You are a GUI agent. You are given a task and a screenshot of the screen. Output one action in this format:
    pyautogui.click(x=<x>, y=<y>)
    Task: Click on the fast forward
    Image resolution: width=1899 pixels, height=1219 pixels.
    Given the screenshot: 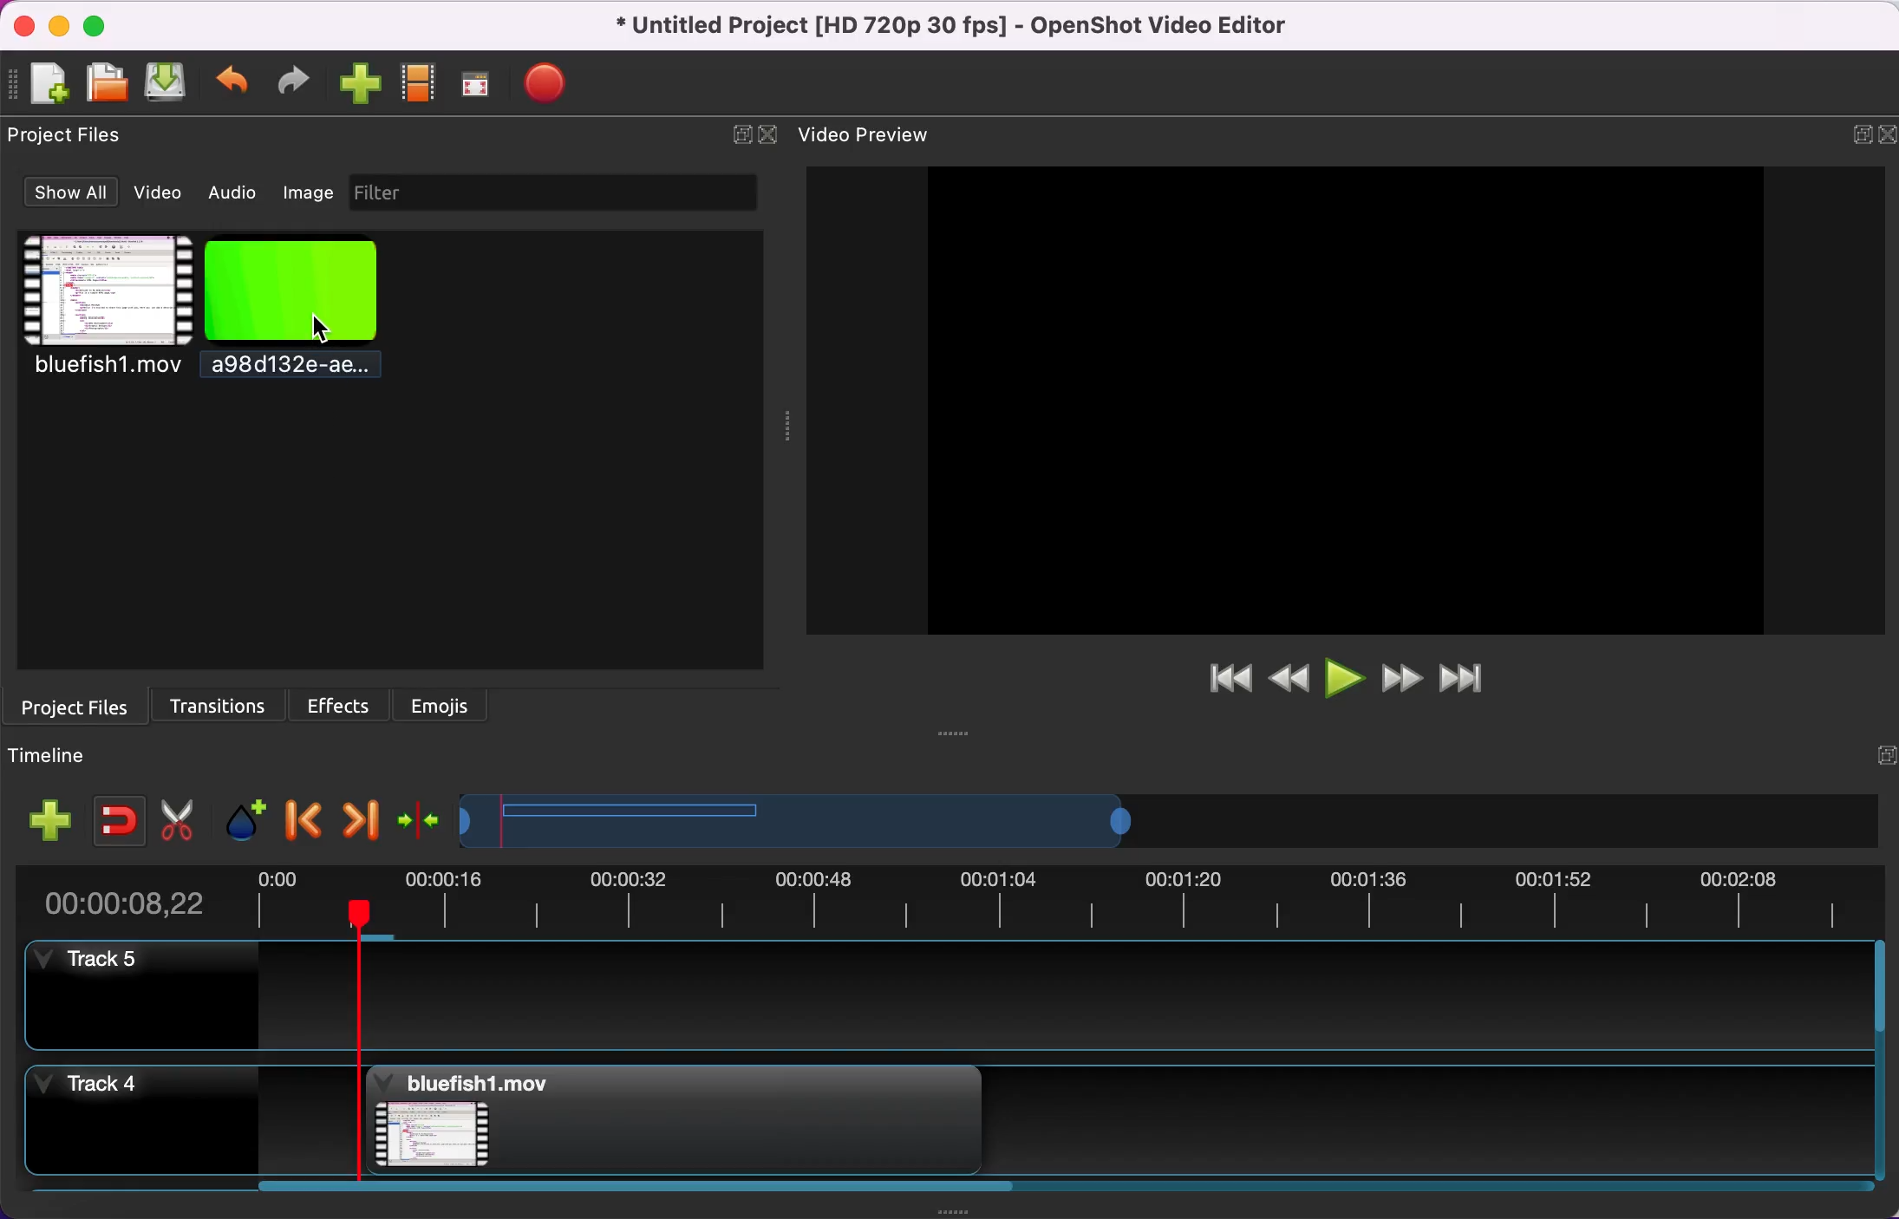 What is the action you would take?
    pyautogui.click(x=1406, y=681)
    